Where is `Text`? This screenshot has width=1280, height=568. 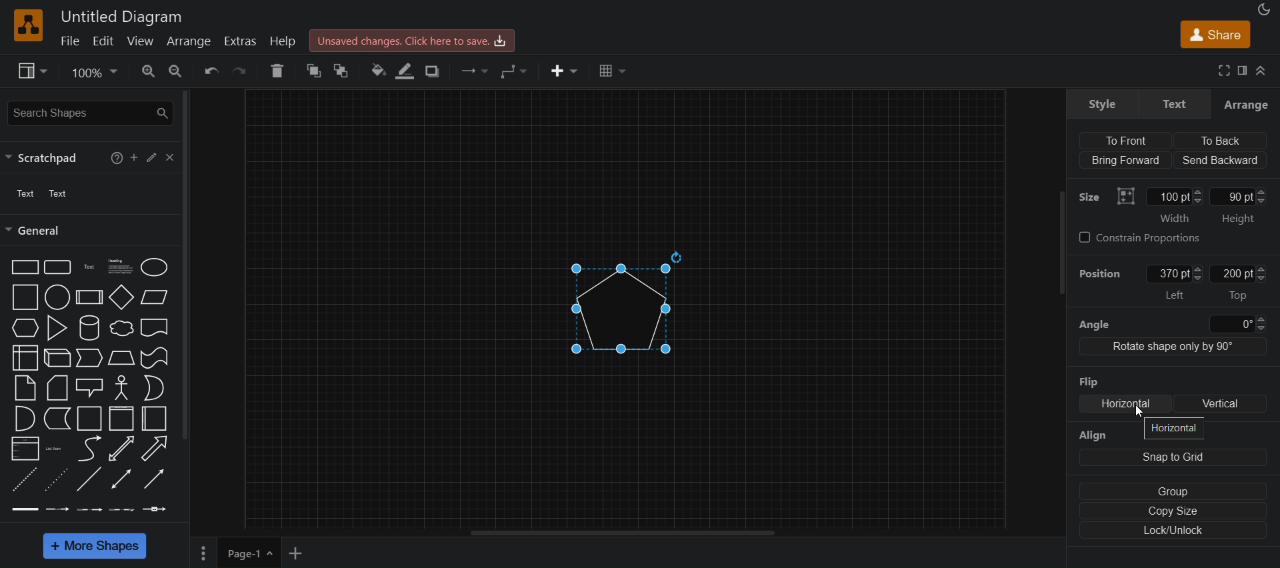 Text is located at coordinates (1175, 103).